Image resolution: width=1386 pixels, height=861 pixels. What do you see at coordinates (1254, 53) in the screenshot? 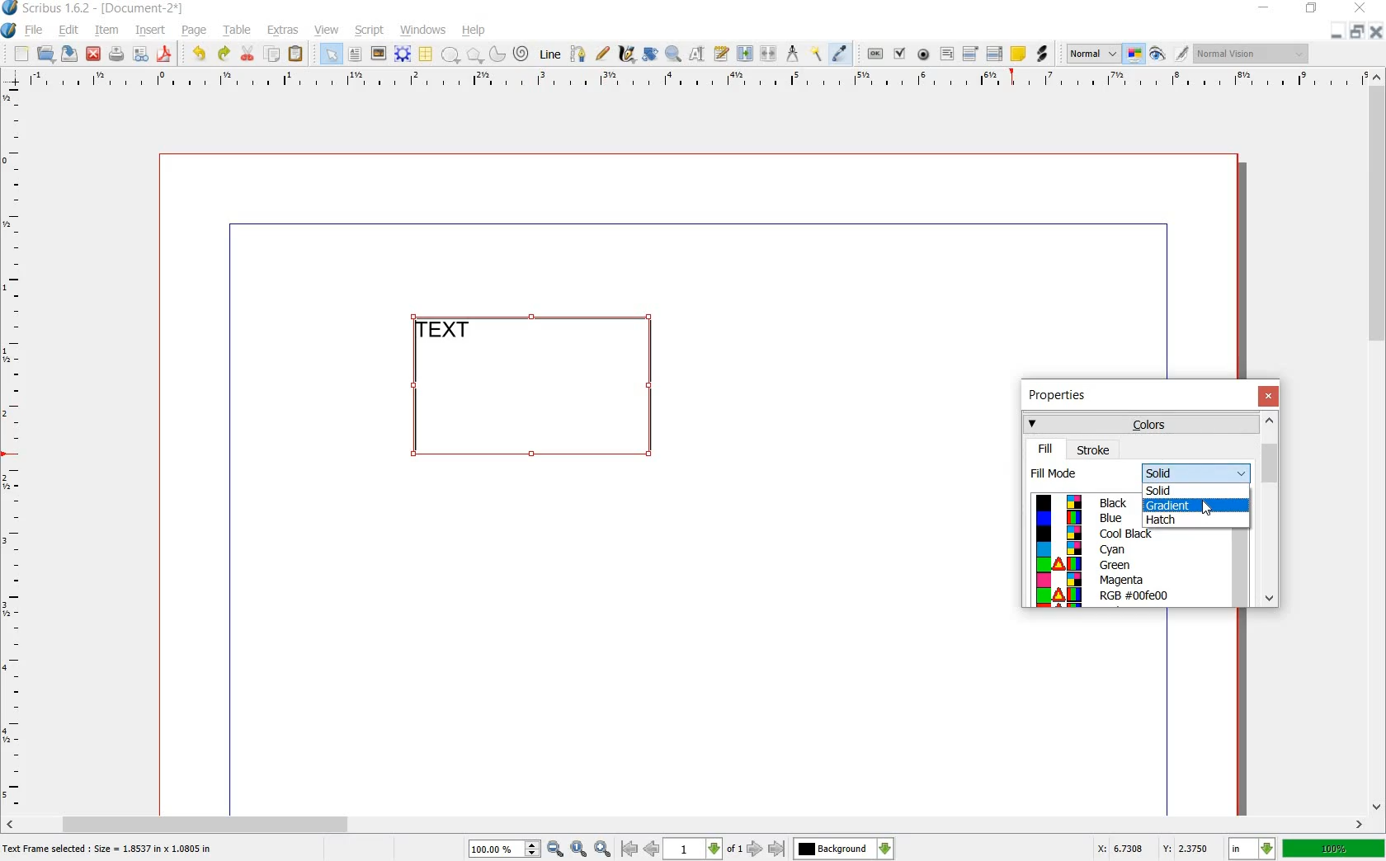
I see `normal Vision` at bounding box center [1254, 53].